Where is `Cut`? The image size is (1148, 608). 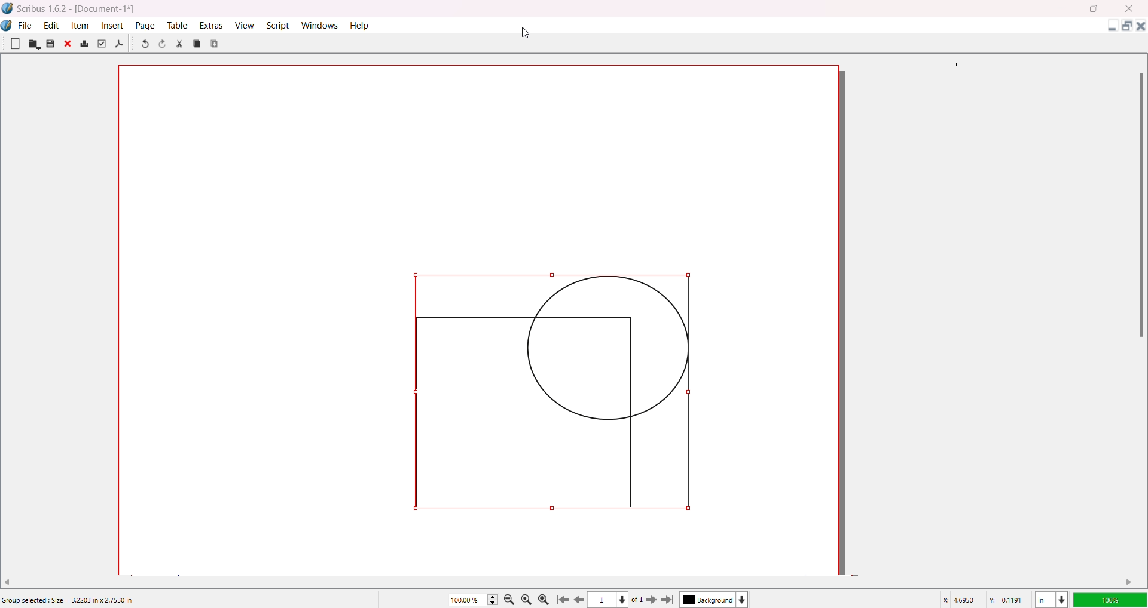
Cut is located at coordinates (179, 44).